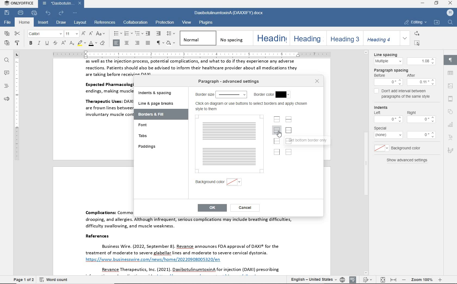 The image size is (457, 284). What do you see at coordinates (117, 43) in the screenshot?
I see `align left` at bounding box center [117, 43].